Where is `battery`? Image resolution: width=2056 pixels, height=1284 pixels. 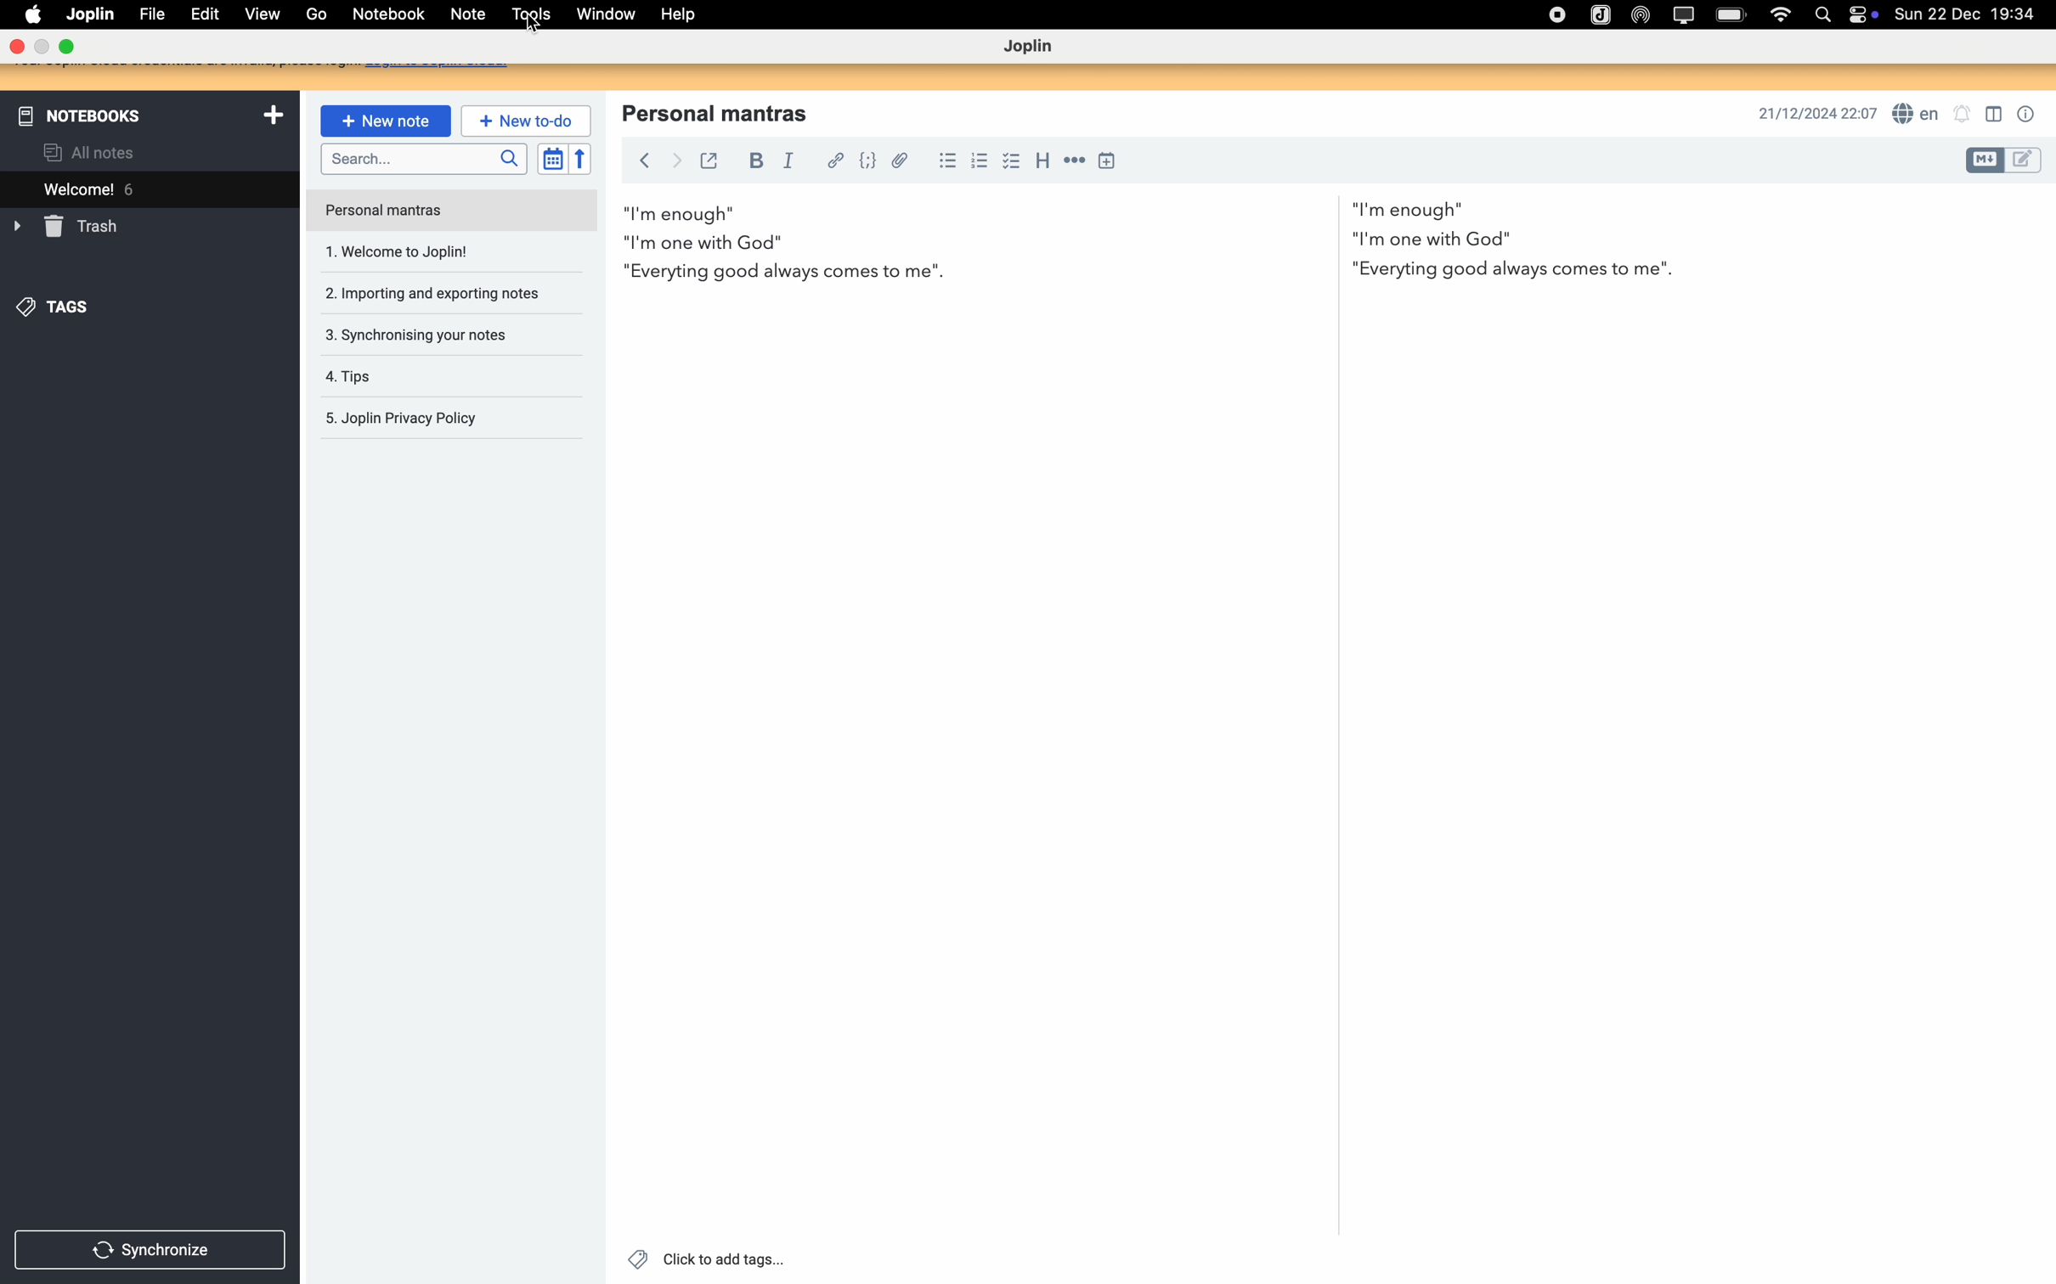 battery is located at coordinates (1730, 14).